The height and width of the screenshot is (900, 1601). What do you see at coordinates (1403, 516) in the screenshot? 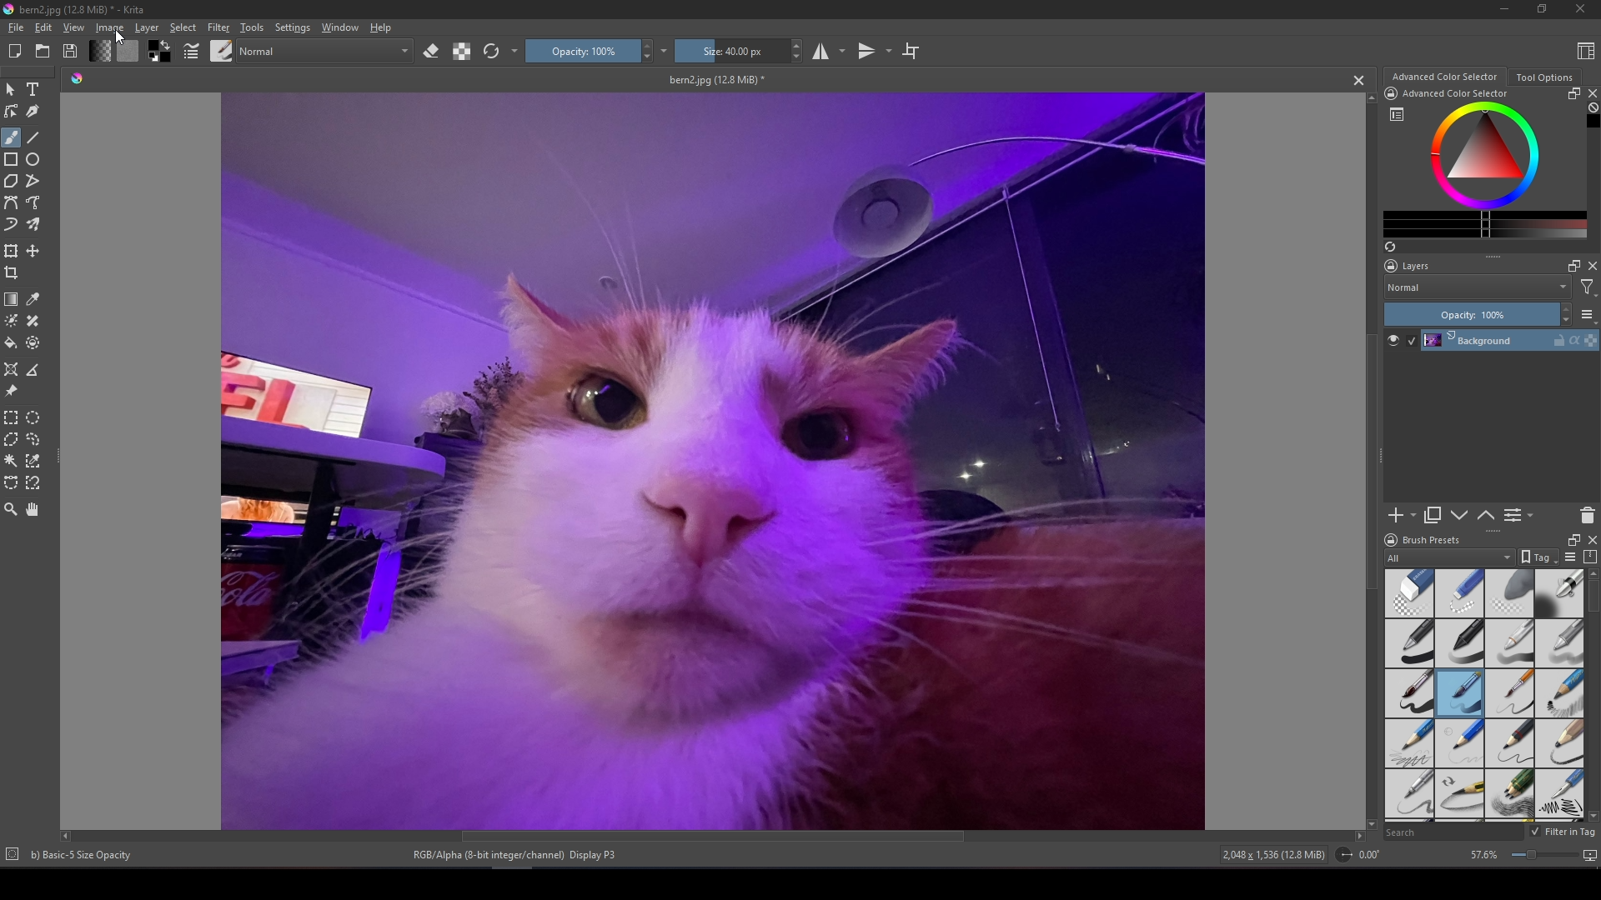
I see `Add layer` at bounding box center [1403, 516].